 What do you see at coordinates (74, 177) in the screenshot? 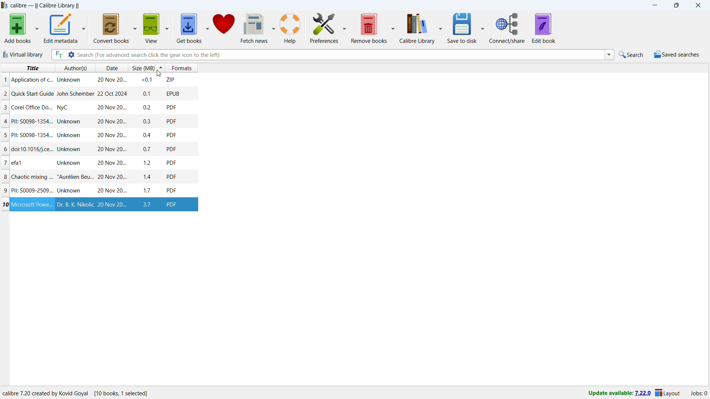
I see `author` at bounding box center [74, 177].